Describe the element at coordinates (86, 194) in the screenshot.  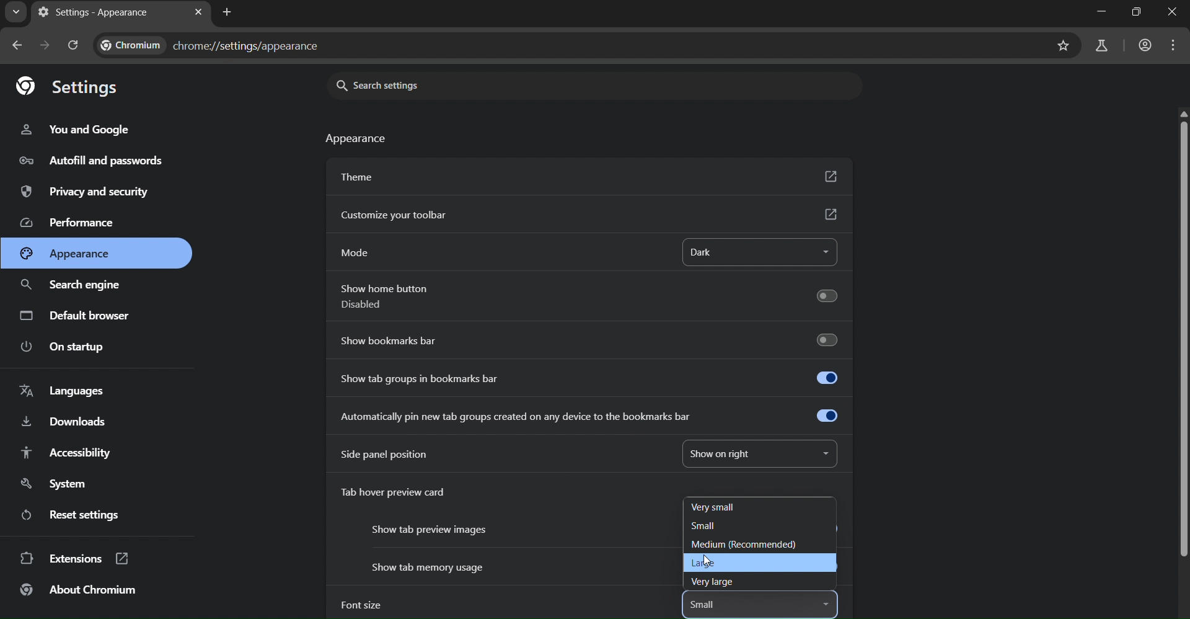
I see `privacy & security` at that location.